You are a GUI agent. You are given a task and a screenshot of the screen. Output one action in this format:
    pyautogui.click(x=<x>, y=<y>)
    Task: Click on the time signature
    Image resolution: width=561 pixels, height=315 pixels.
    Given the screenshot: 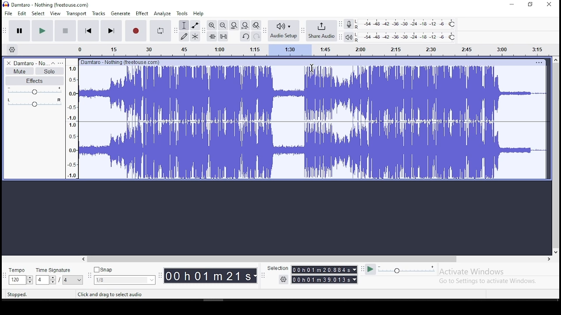 What is the action you would take?
    pyautogui.click(x=59, y=270)
    